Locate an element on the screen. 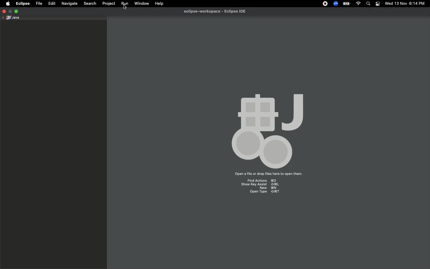  Search is located at coordinates (368, 4).